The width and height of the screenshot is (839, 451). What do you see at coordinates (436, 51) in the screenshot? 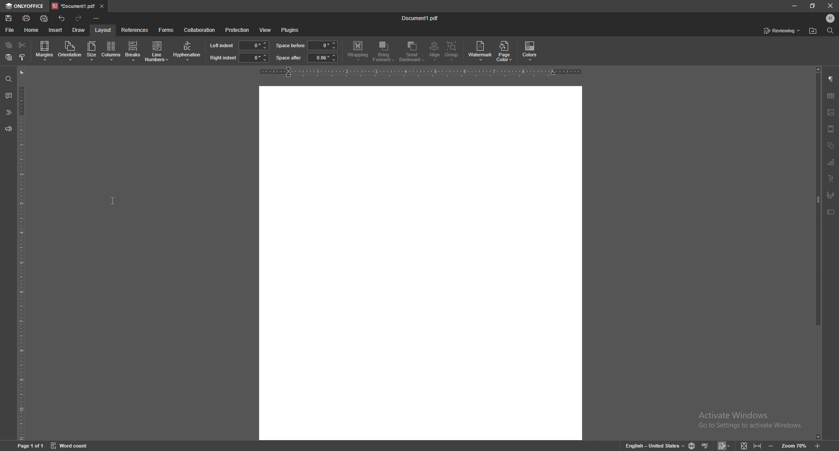
I see `align` at bounding box center [436, 51].